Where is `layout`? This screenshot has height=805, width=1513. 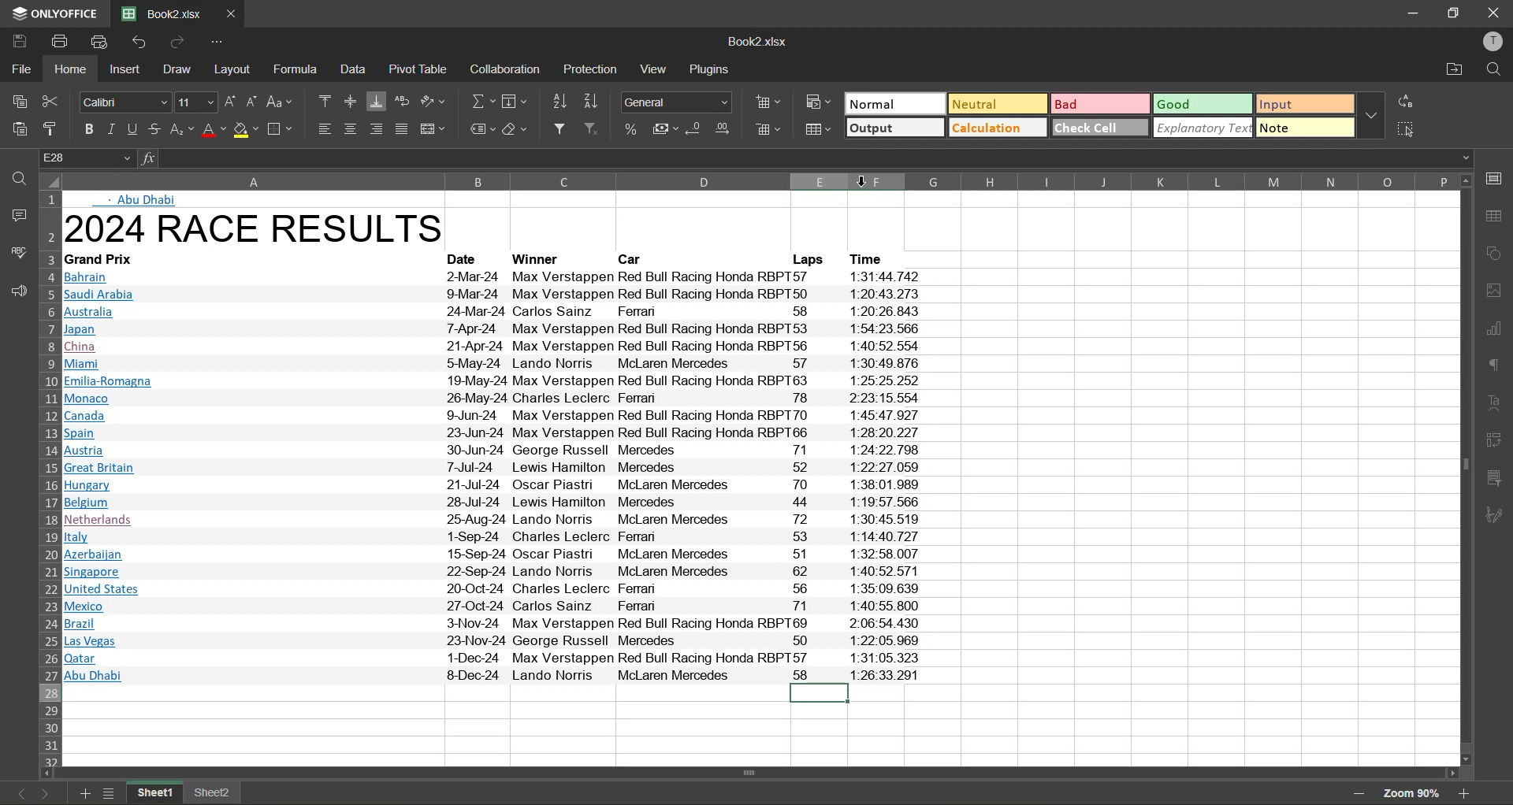 layout is located at coordinates (232, 69).